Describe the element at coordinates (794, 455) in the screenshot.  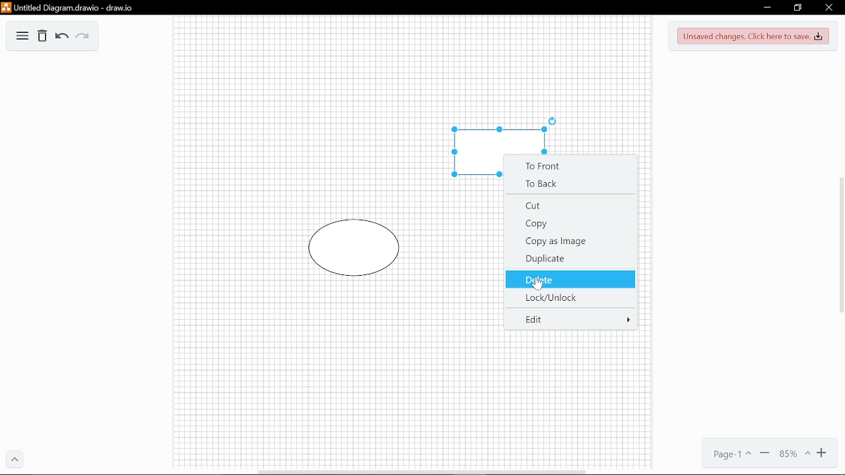
I see `Current zoom (85%)` at that location.